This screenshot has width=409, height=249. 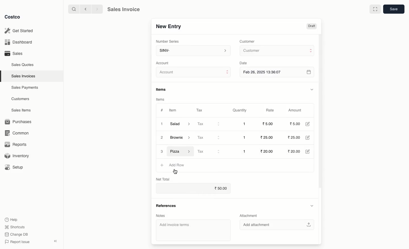 I want to click on 25.00, so click(x=268, y=138).